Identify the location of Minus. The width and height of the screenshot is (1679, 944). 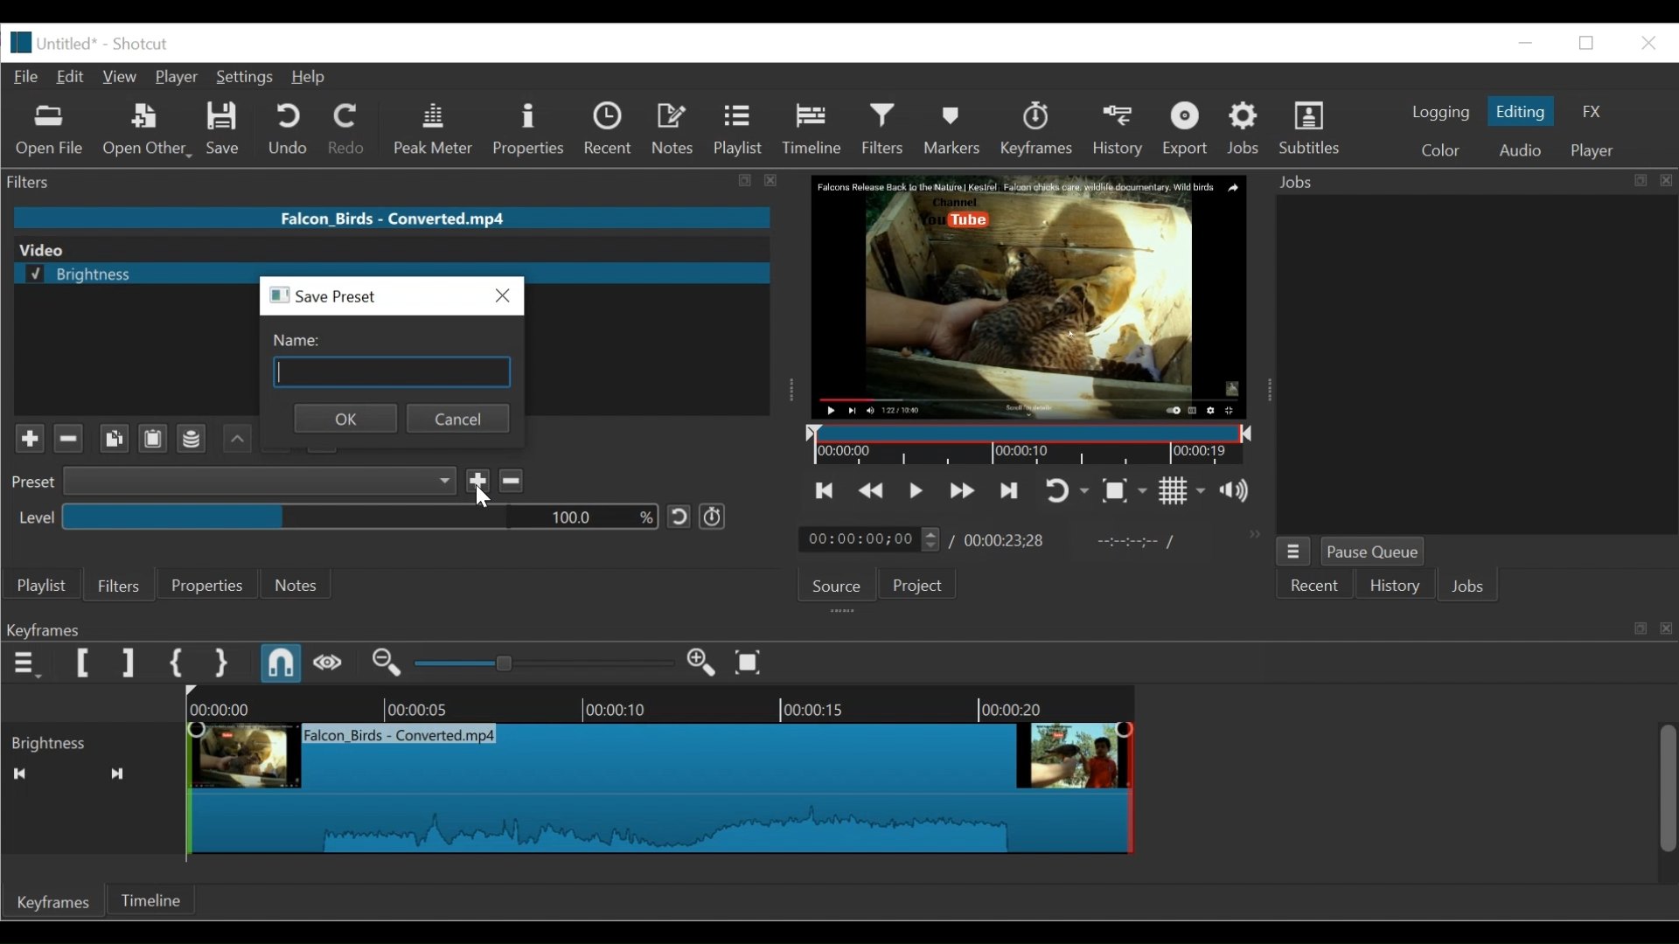
(69, 439).